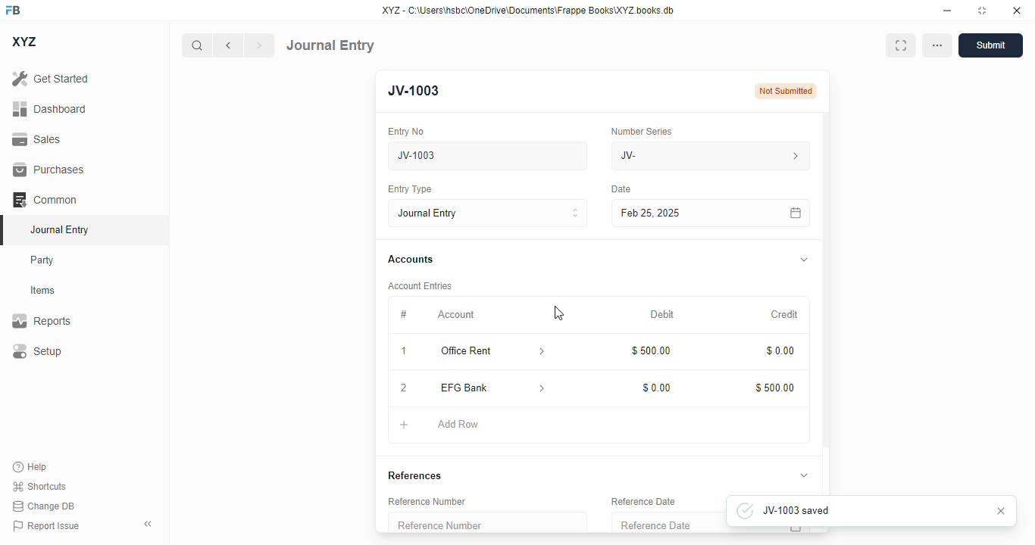 The image size is (1035, 545). Describe the element at coordinates (641, 131) in the screenshot. I see `number series` at that location.